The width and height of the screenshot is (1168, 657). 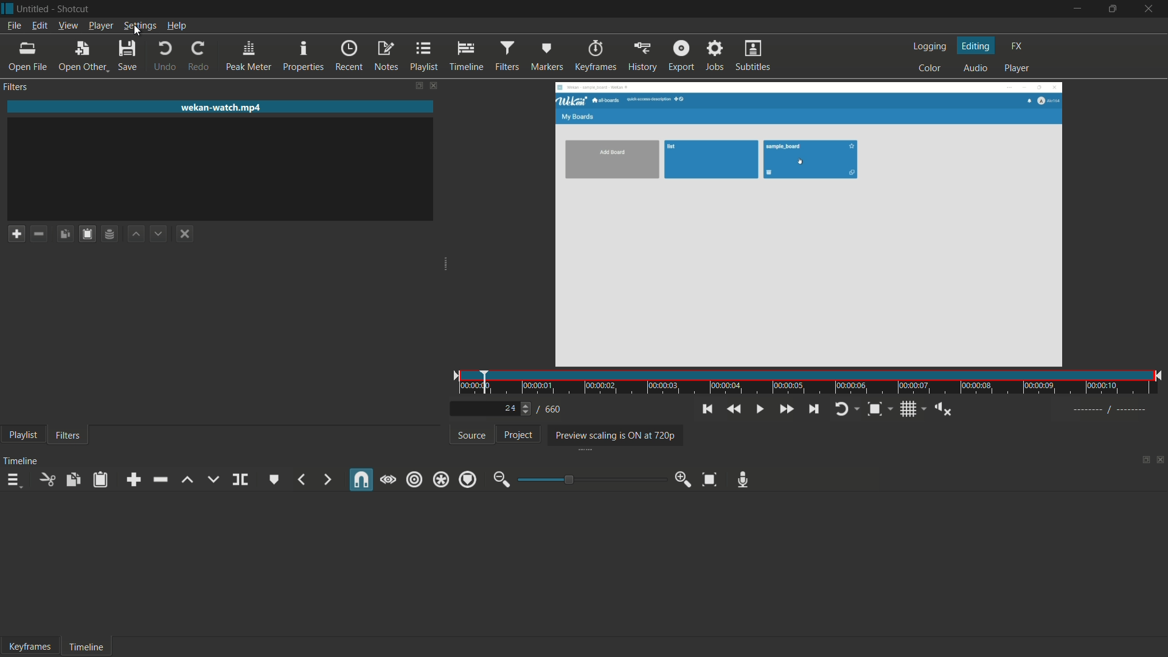 What do you see at coordinates (273, 479) in the screenshot?
I see `create or edit marker` at bounding box center [273, 479].